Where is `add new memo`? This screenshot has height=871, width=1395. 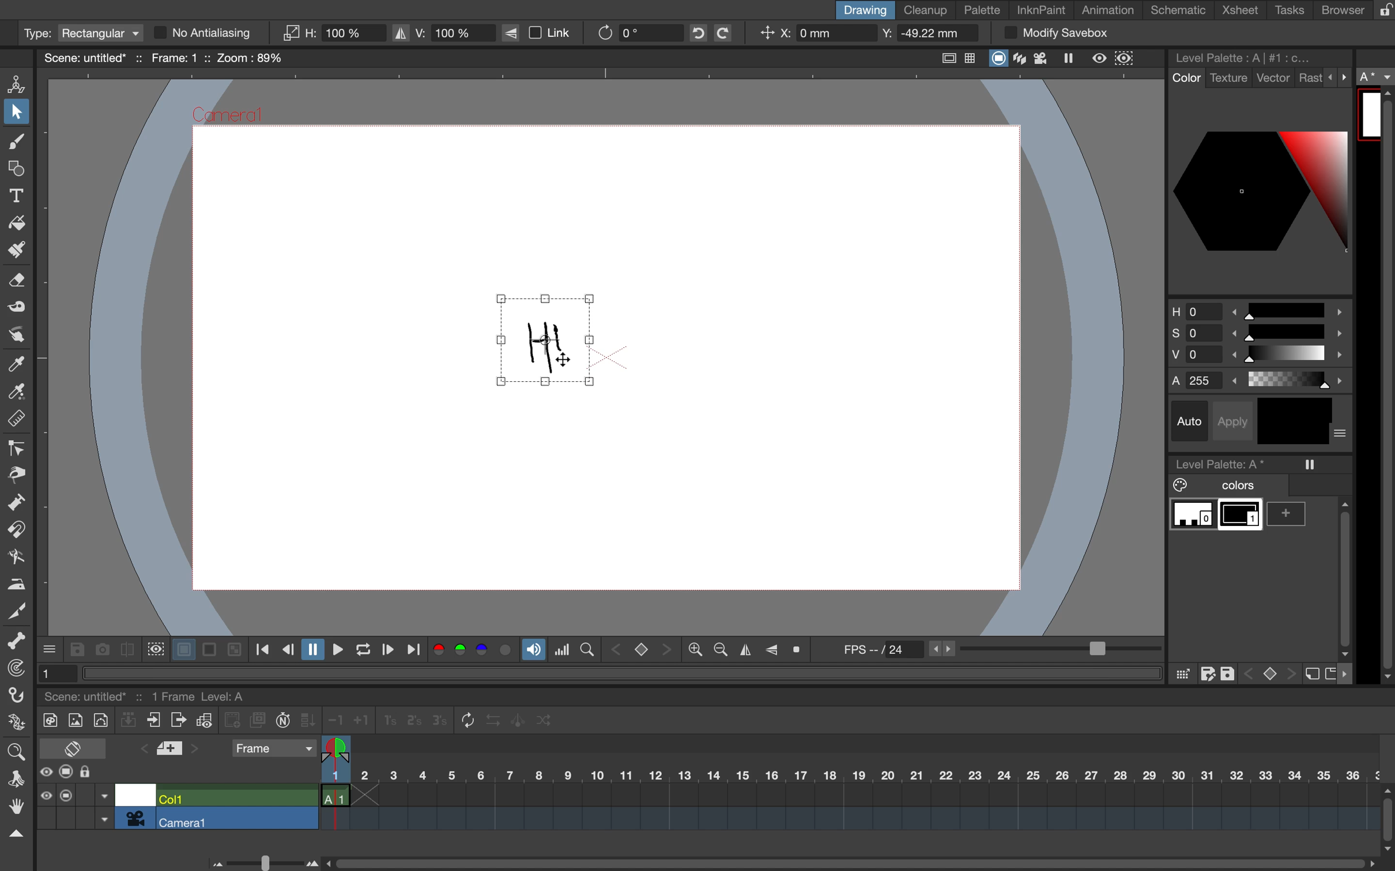
add new memo is located at coordinates (171, 752).